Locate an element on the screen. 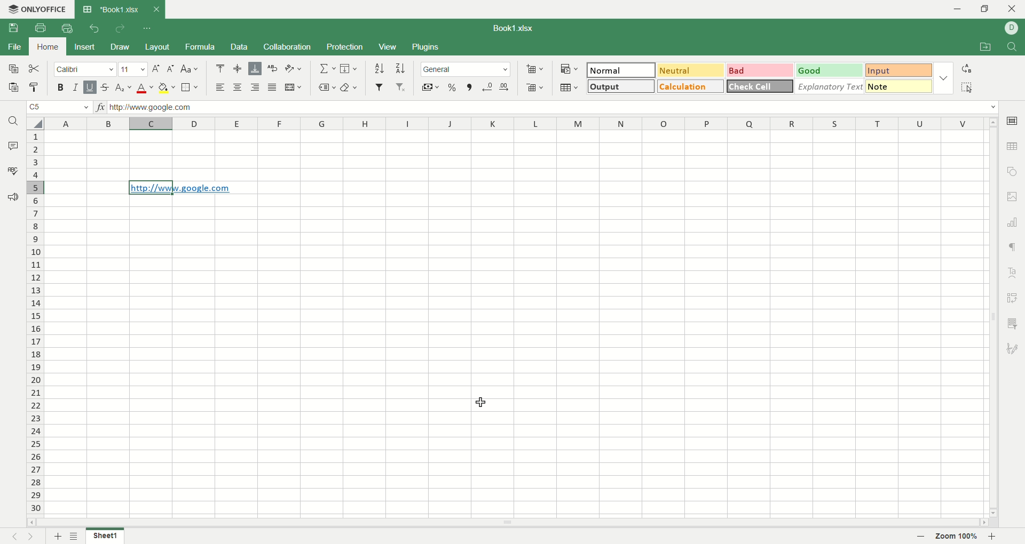  align top is located at coordinates (219, 68).